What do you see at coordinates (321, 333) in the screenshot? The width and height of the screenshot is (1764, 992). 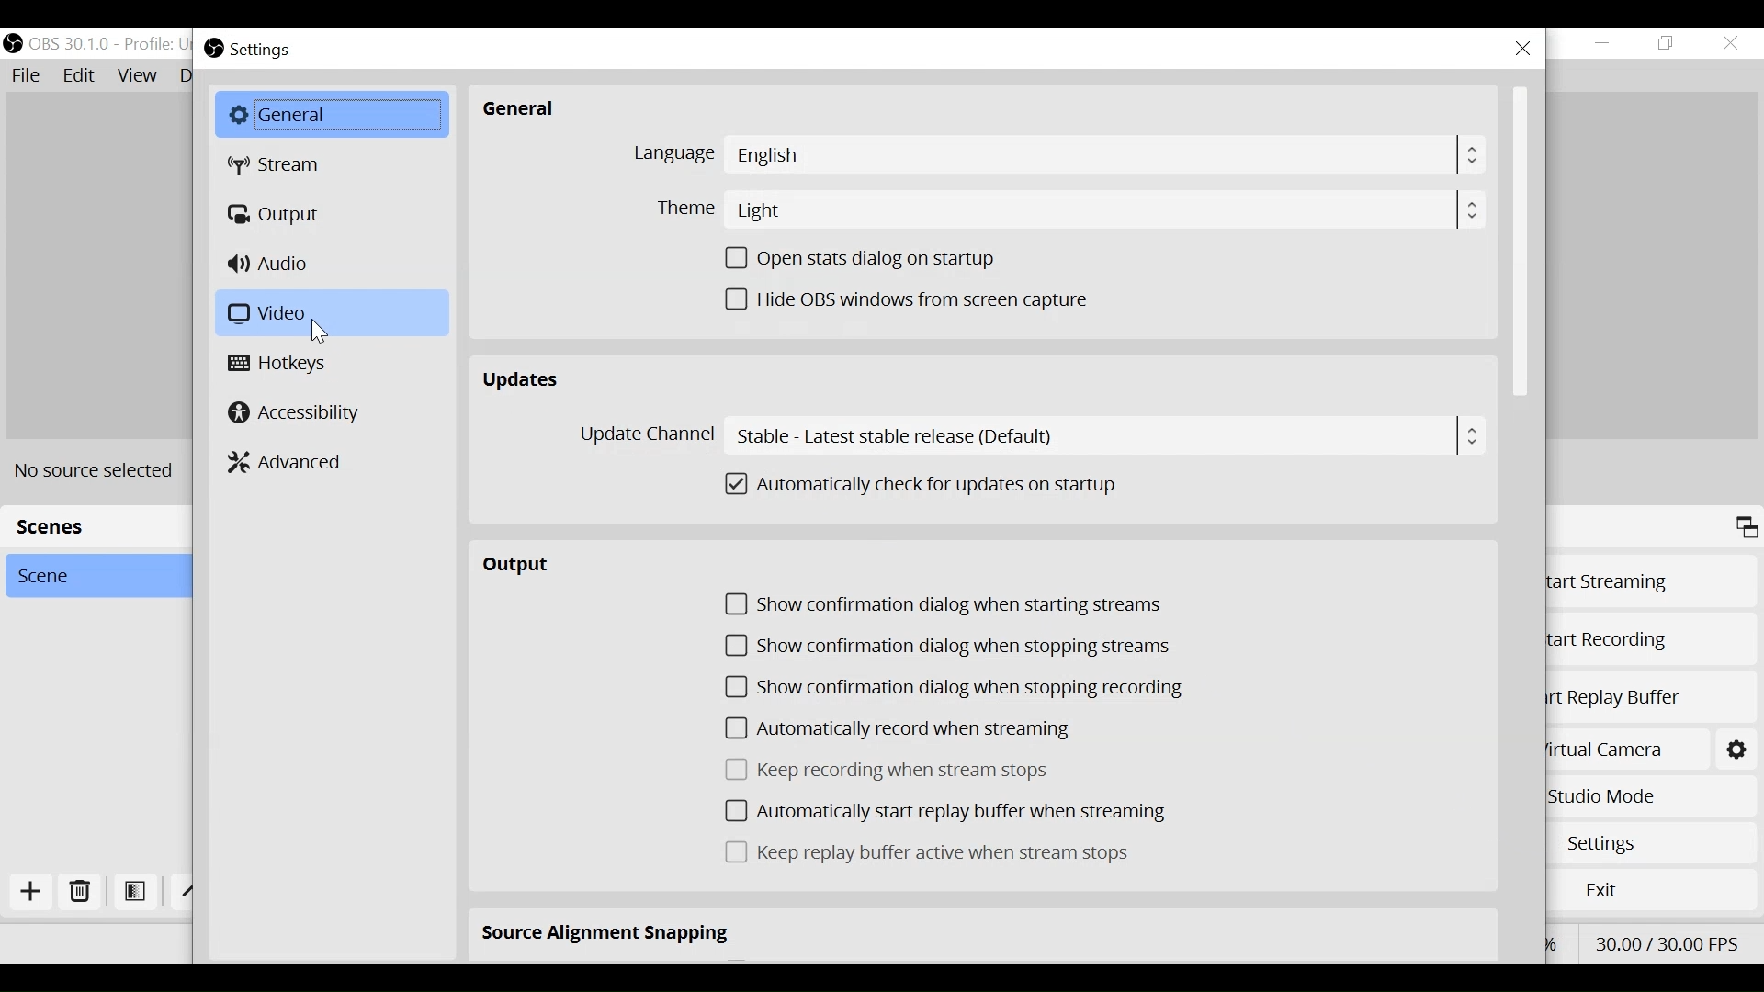 I see `Cursor` at bounding box center [321, 333].